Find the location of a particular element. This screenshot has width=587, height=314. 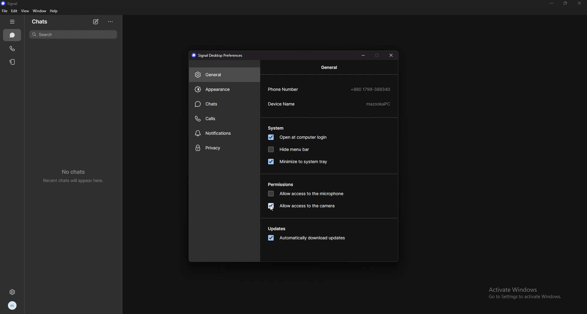

hide menu bar is located at coordinates (288, 149).